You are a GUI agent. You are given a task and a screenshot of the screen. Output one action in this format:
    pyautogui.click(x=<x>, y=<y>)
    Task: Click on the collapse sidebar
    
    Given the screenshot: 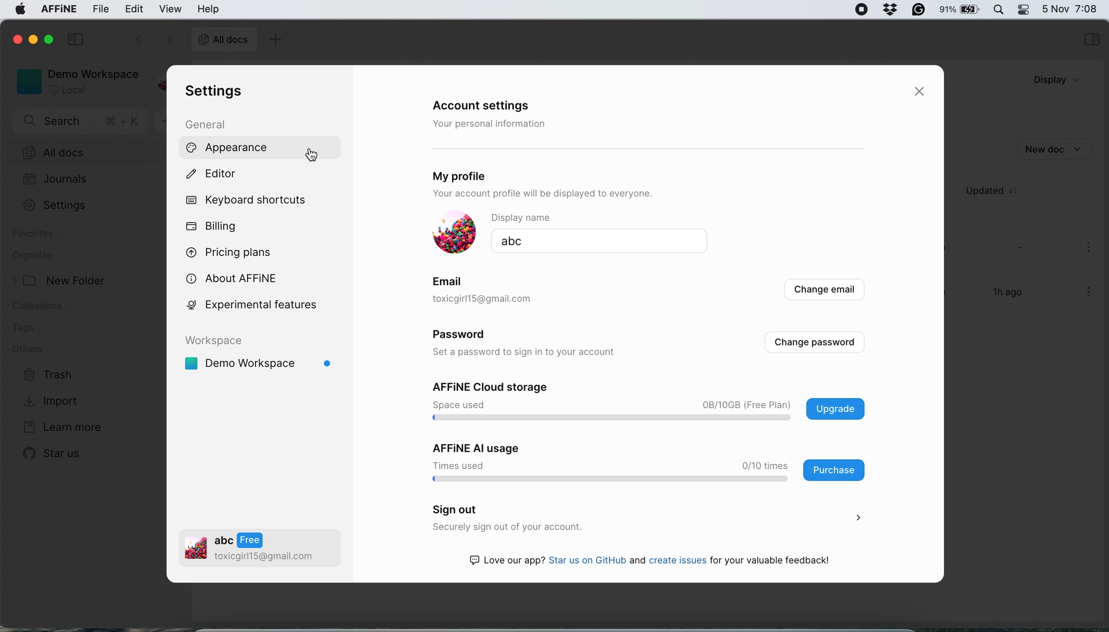 What is the action you would take?
    pyautogui.click(x=75, y=38)
    